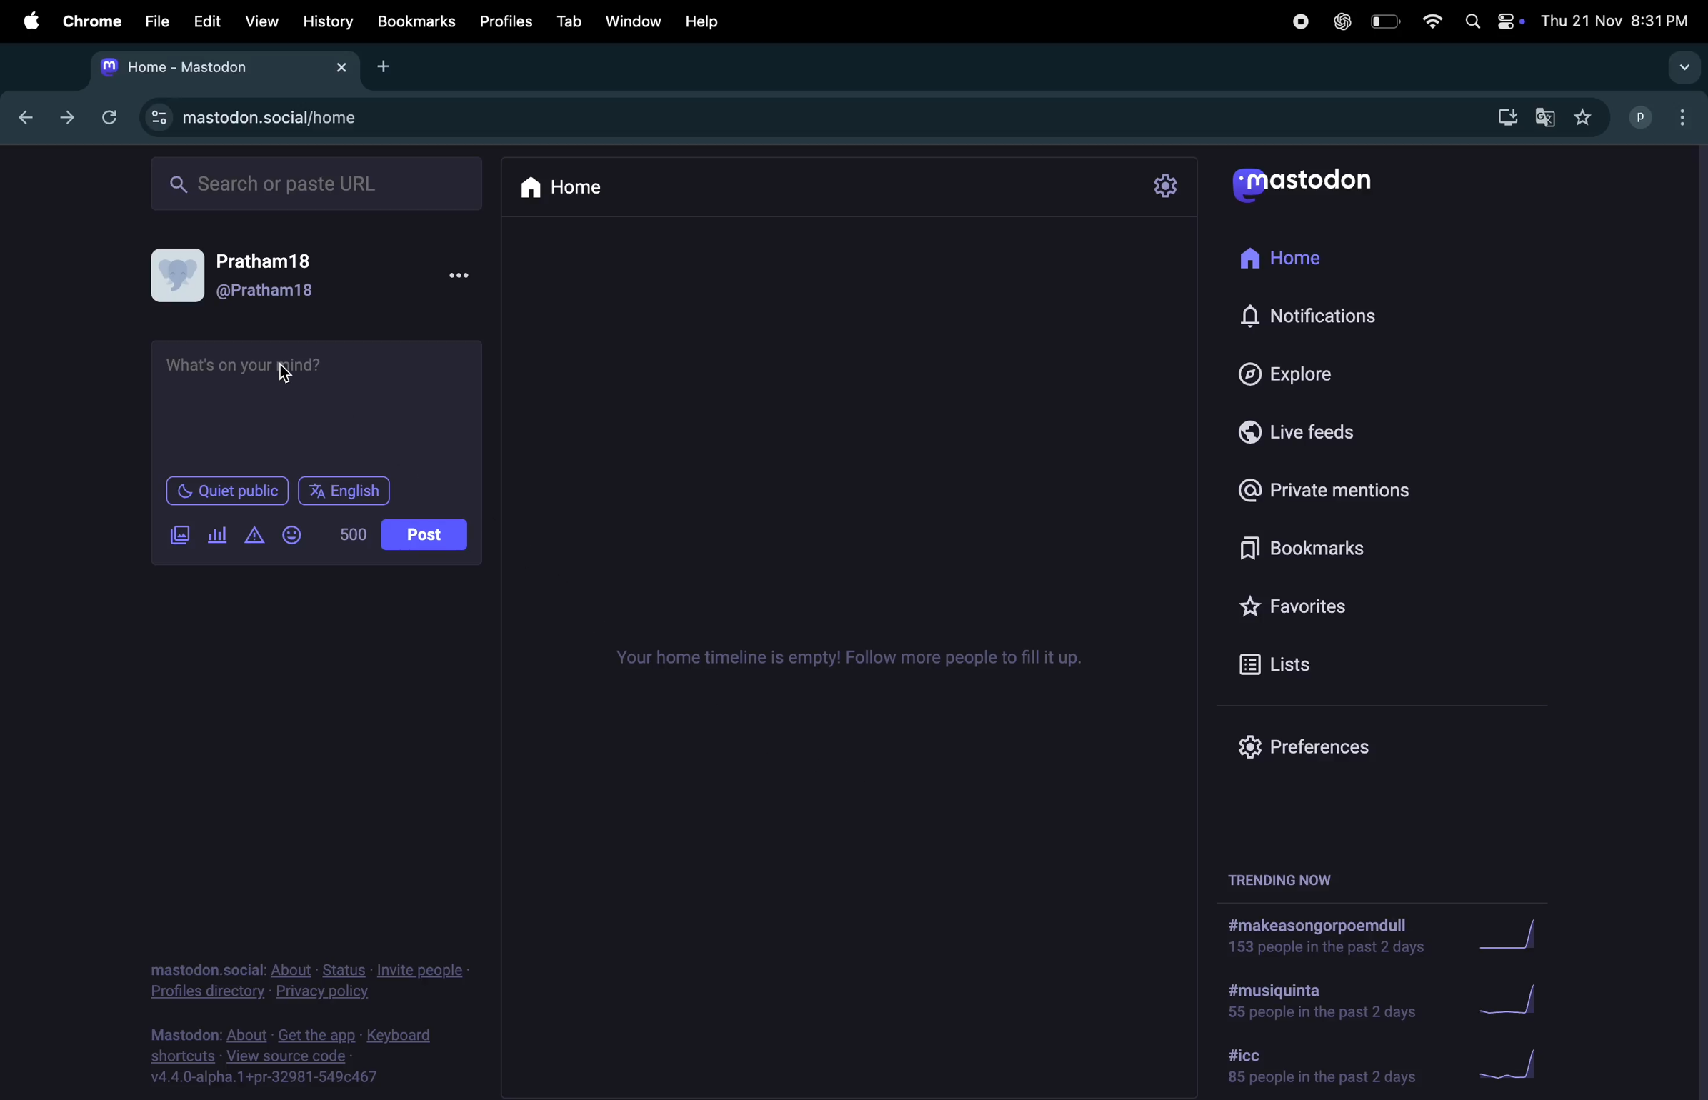 The image size is (1708, 1100). I want to click on time line, so click(856, 659).